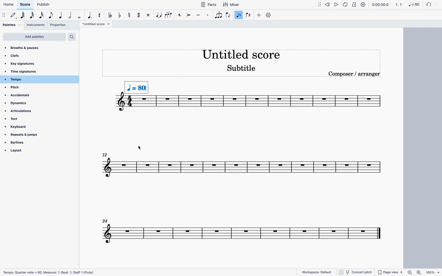 The image size is (442, 276). What do you see at coordinates (208, 15) in the screenshot?
I see `staccato` at bounding box center [208, 15].